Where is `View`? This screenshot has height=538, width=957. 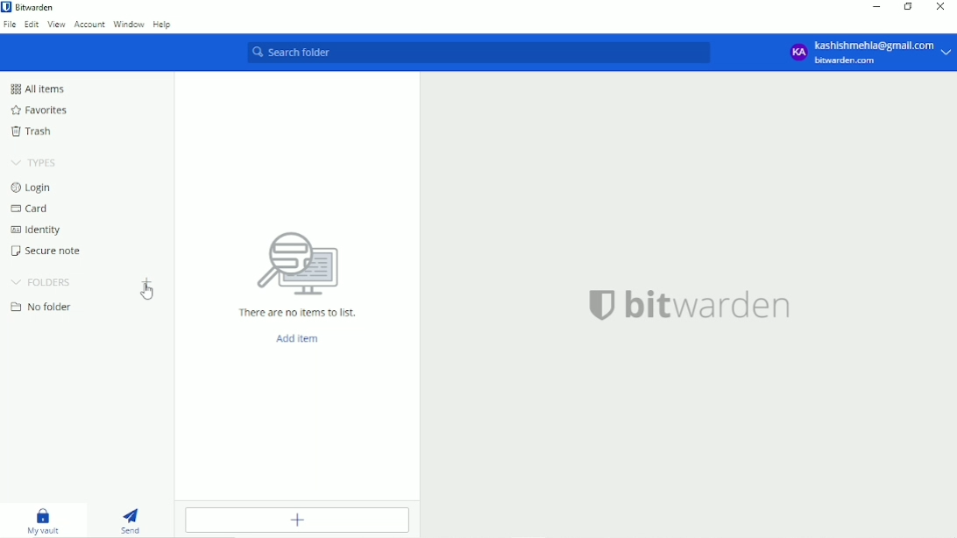 View is located at coordinates (56, 25).